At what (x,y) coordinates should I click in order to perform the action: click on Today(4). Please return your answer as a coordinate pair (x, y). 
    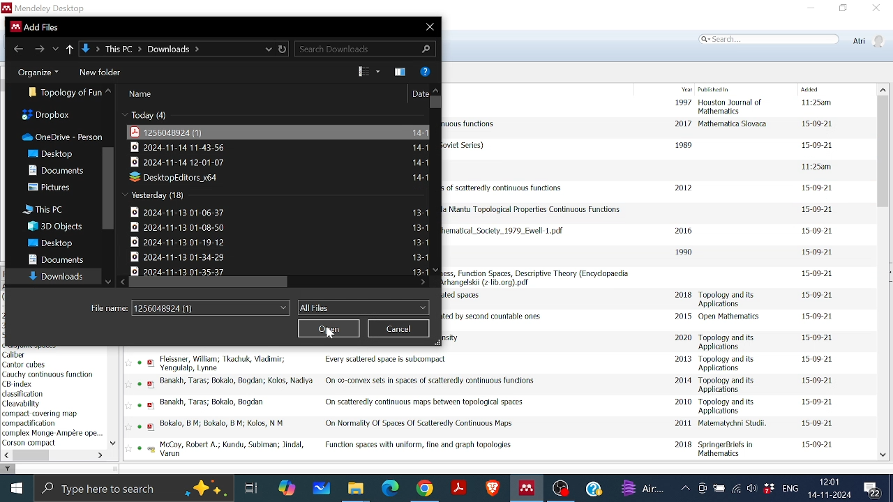
    Looking at the image, I should click on (145, 116).